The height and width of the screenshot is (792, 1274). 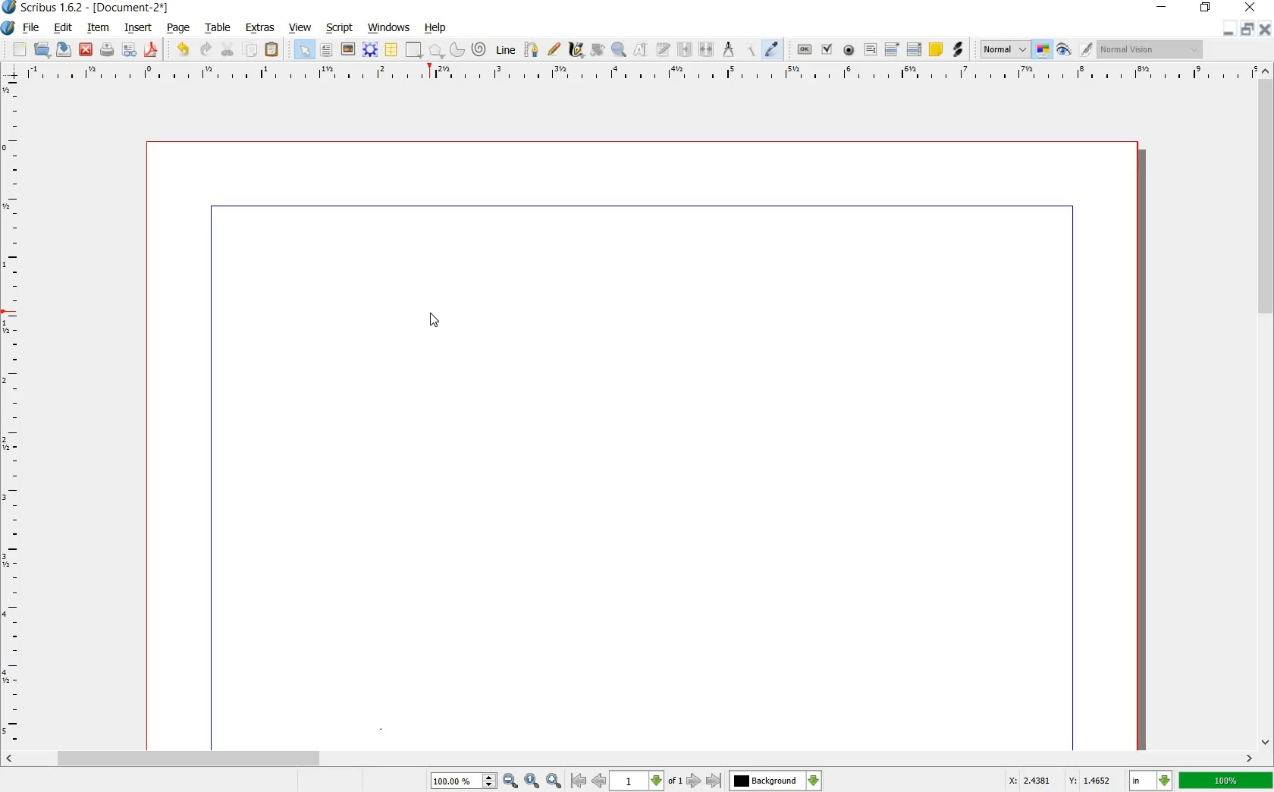 What do you see at coordinates (413, 49) in the screenshot?
I see `SHAPE` at bounding box center [413, 49].